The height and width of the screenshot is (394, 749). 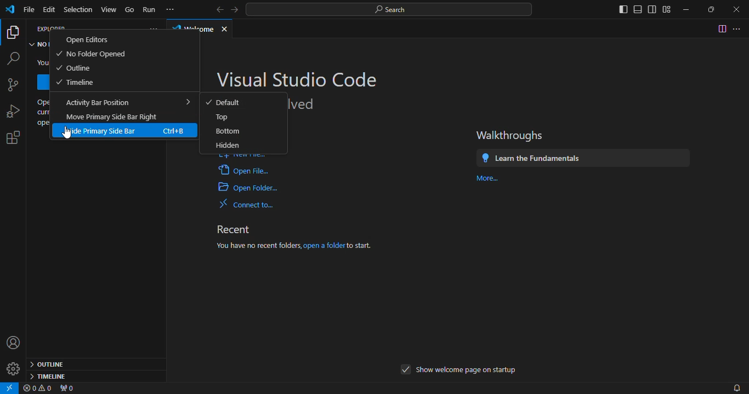 What do you see at coordinates (216, 8) in the screenshot?
I see `back` at bounding box center [216, 8].